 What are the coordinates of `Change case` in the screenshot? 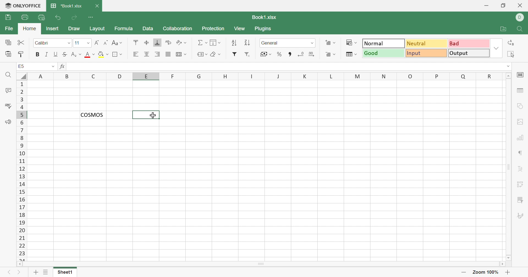 It's located at (117, 43).